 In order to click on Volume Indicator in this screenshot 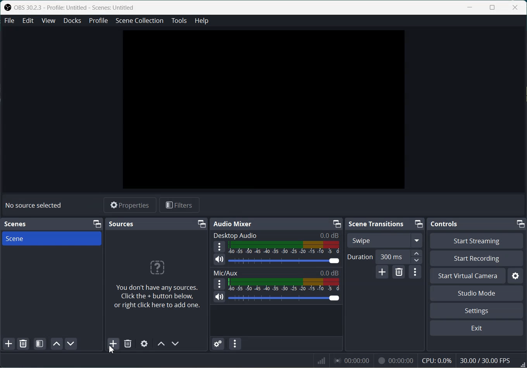, I will do `click(284, 285)`.